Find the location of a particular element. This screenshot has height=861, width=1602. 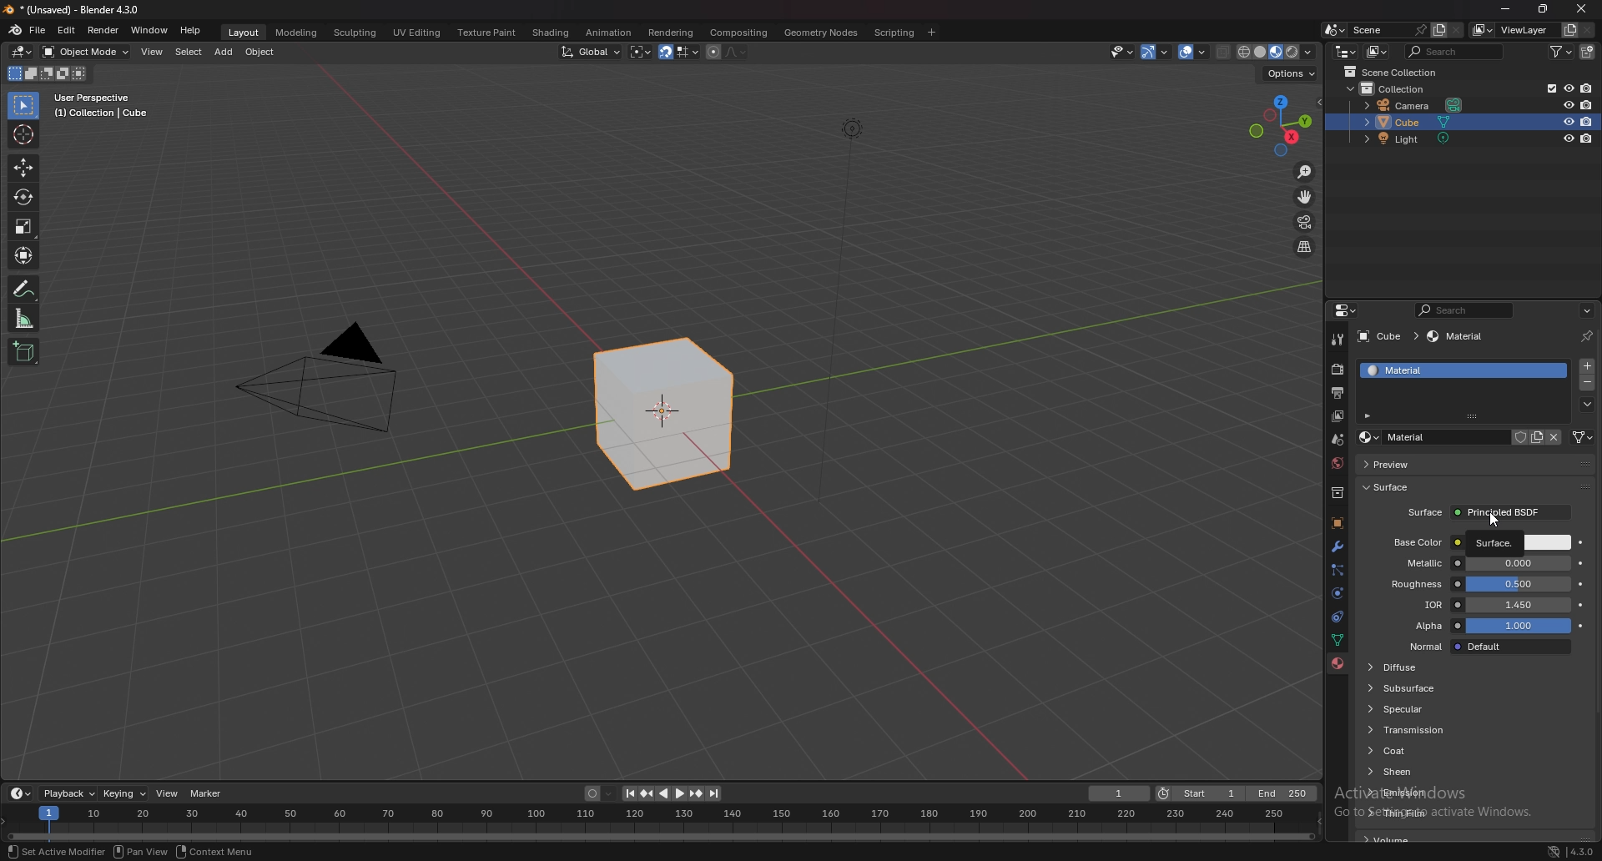

playback is located at coordinates (70, 793).